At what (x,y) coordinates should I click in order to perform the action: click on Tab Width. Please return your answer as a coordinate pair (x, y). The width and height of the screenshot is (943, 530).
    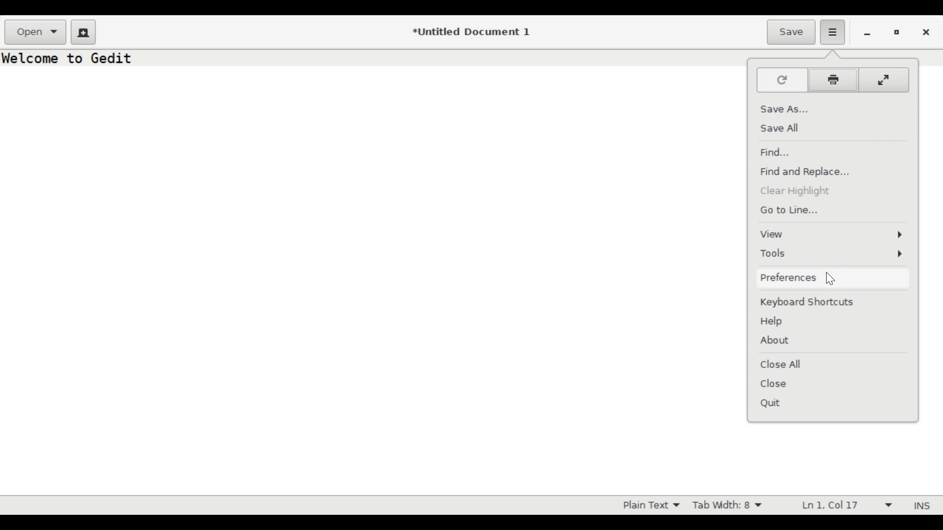
    Looking at the image, I should click on (732, 505).